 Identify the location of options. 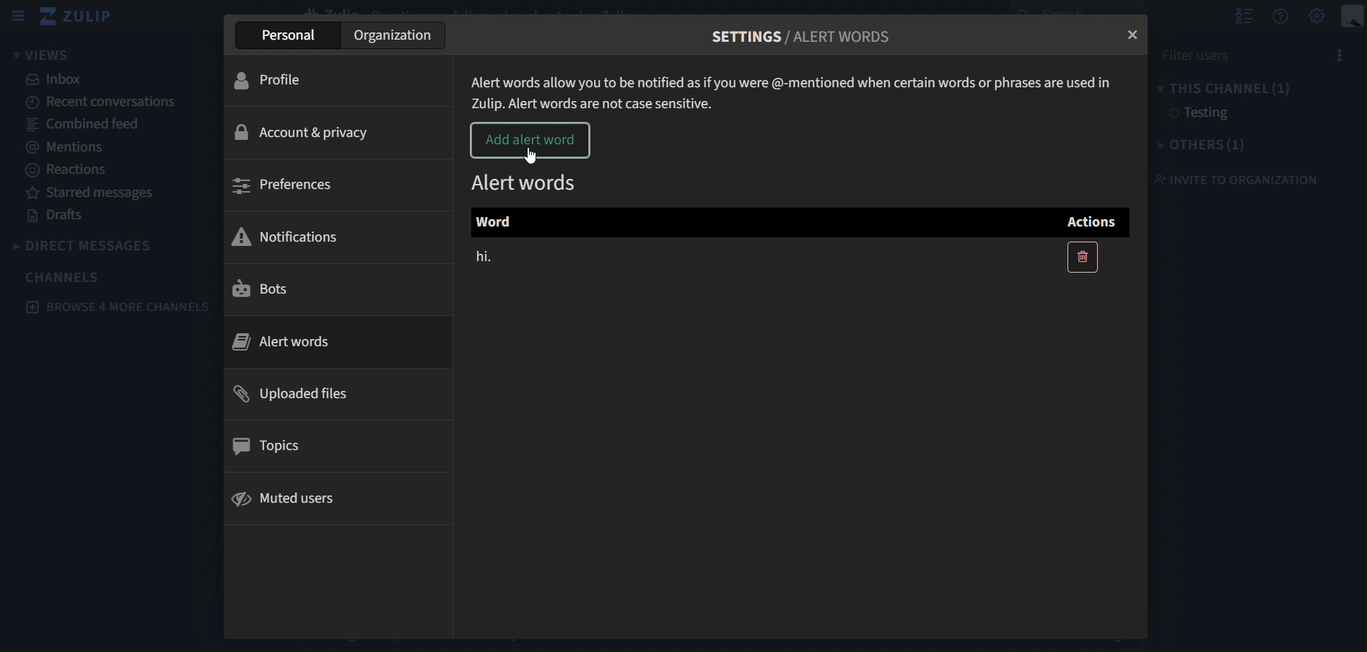
(1340, 53).